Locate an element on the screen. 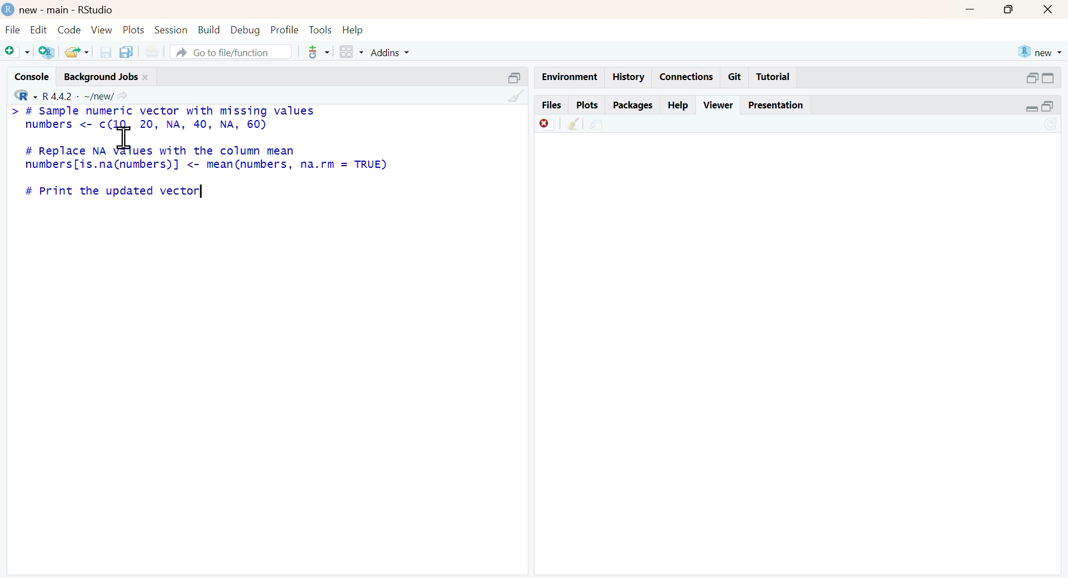 This screenshot has width=1068, height=578. add R file is located at coordinates (47, 53).